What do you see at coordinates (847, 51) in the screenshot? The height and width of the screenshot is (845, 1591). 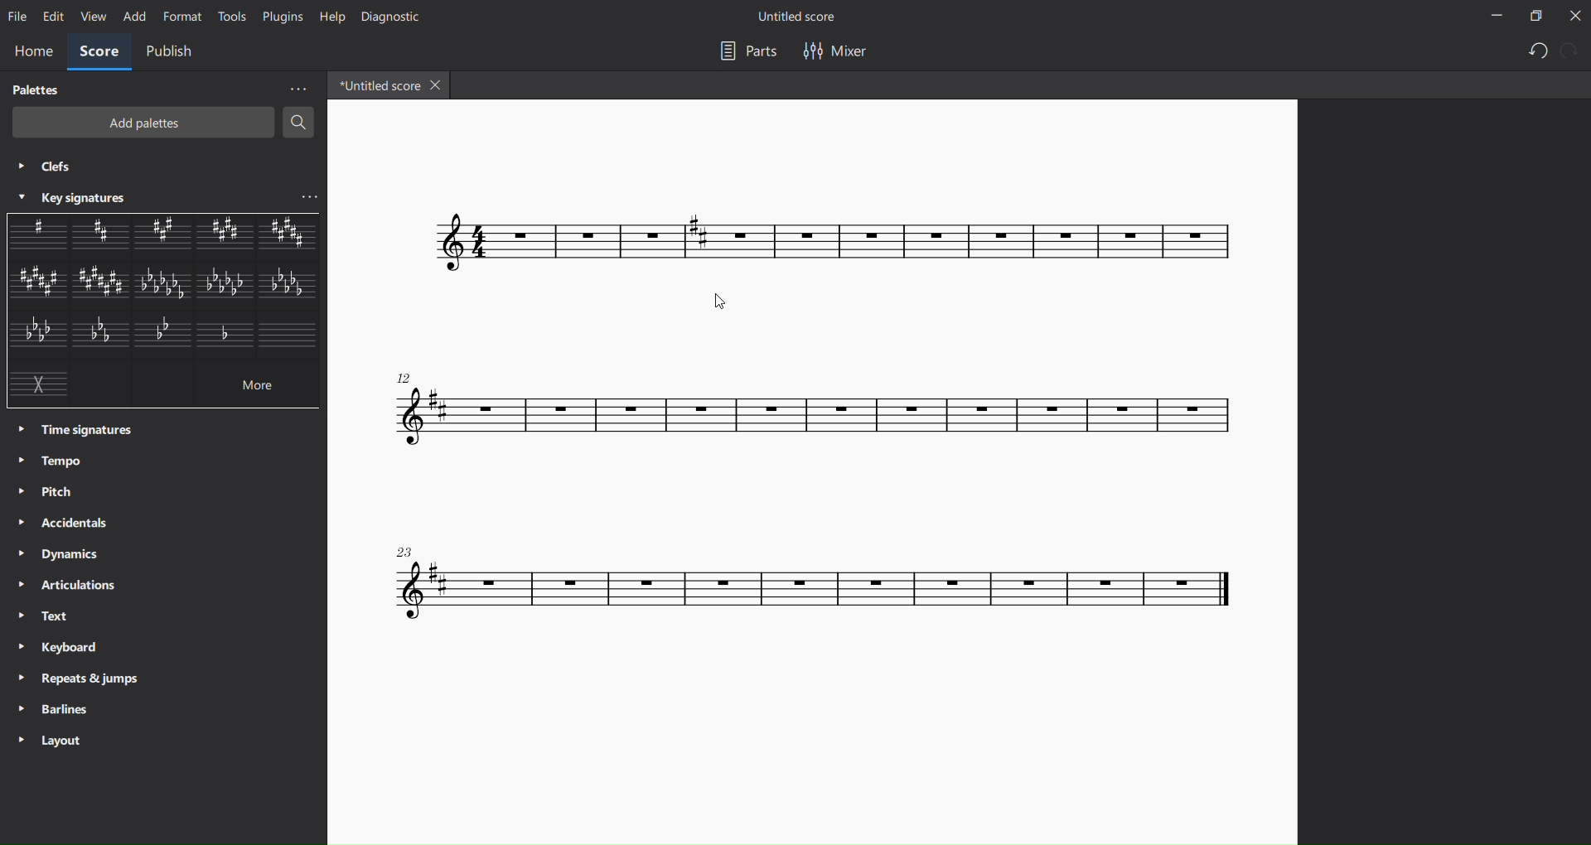 I see `mixer` at bounding box center [847, 51].